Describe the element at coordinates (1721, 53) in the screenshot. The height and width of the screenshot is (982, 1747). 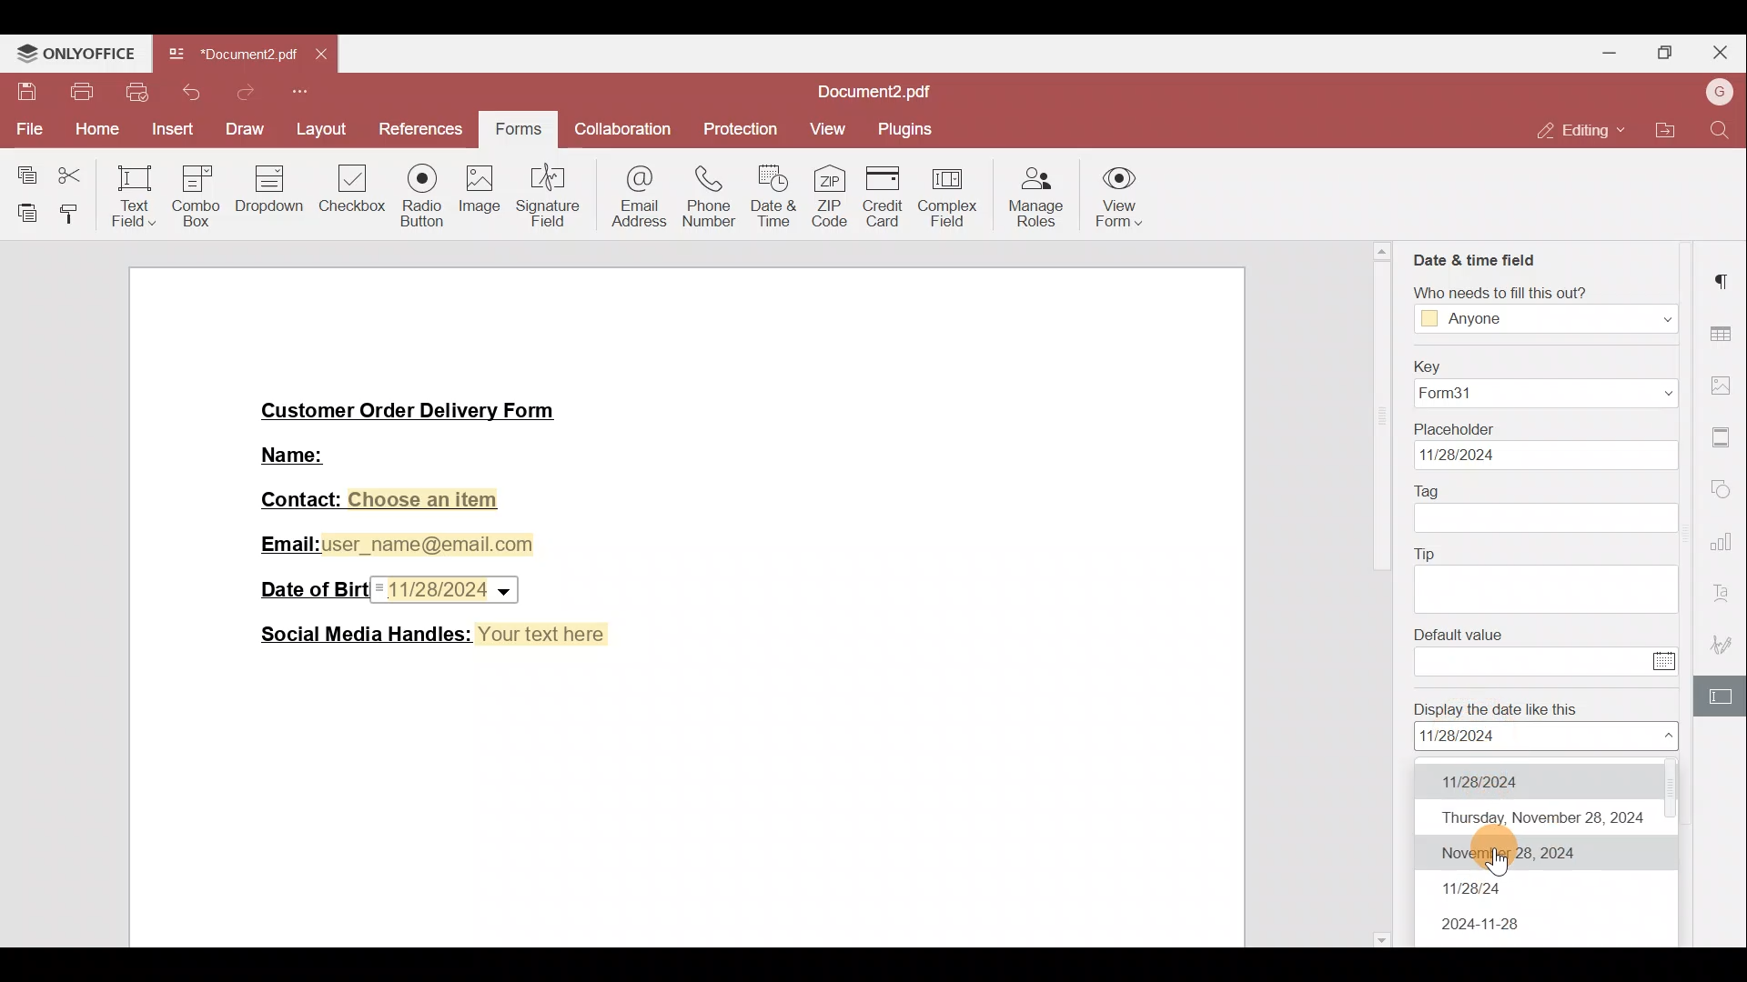
I see `Close` at that location.